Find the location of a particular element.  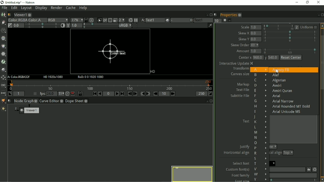

text1 is located at coordinates (155, 20).